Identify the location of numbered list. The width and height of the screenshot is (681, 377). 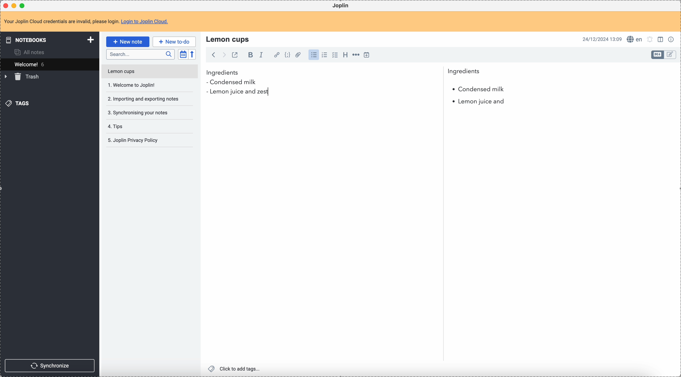
(325, 55).